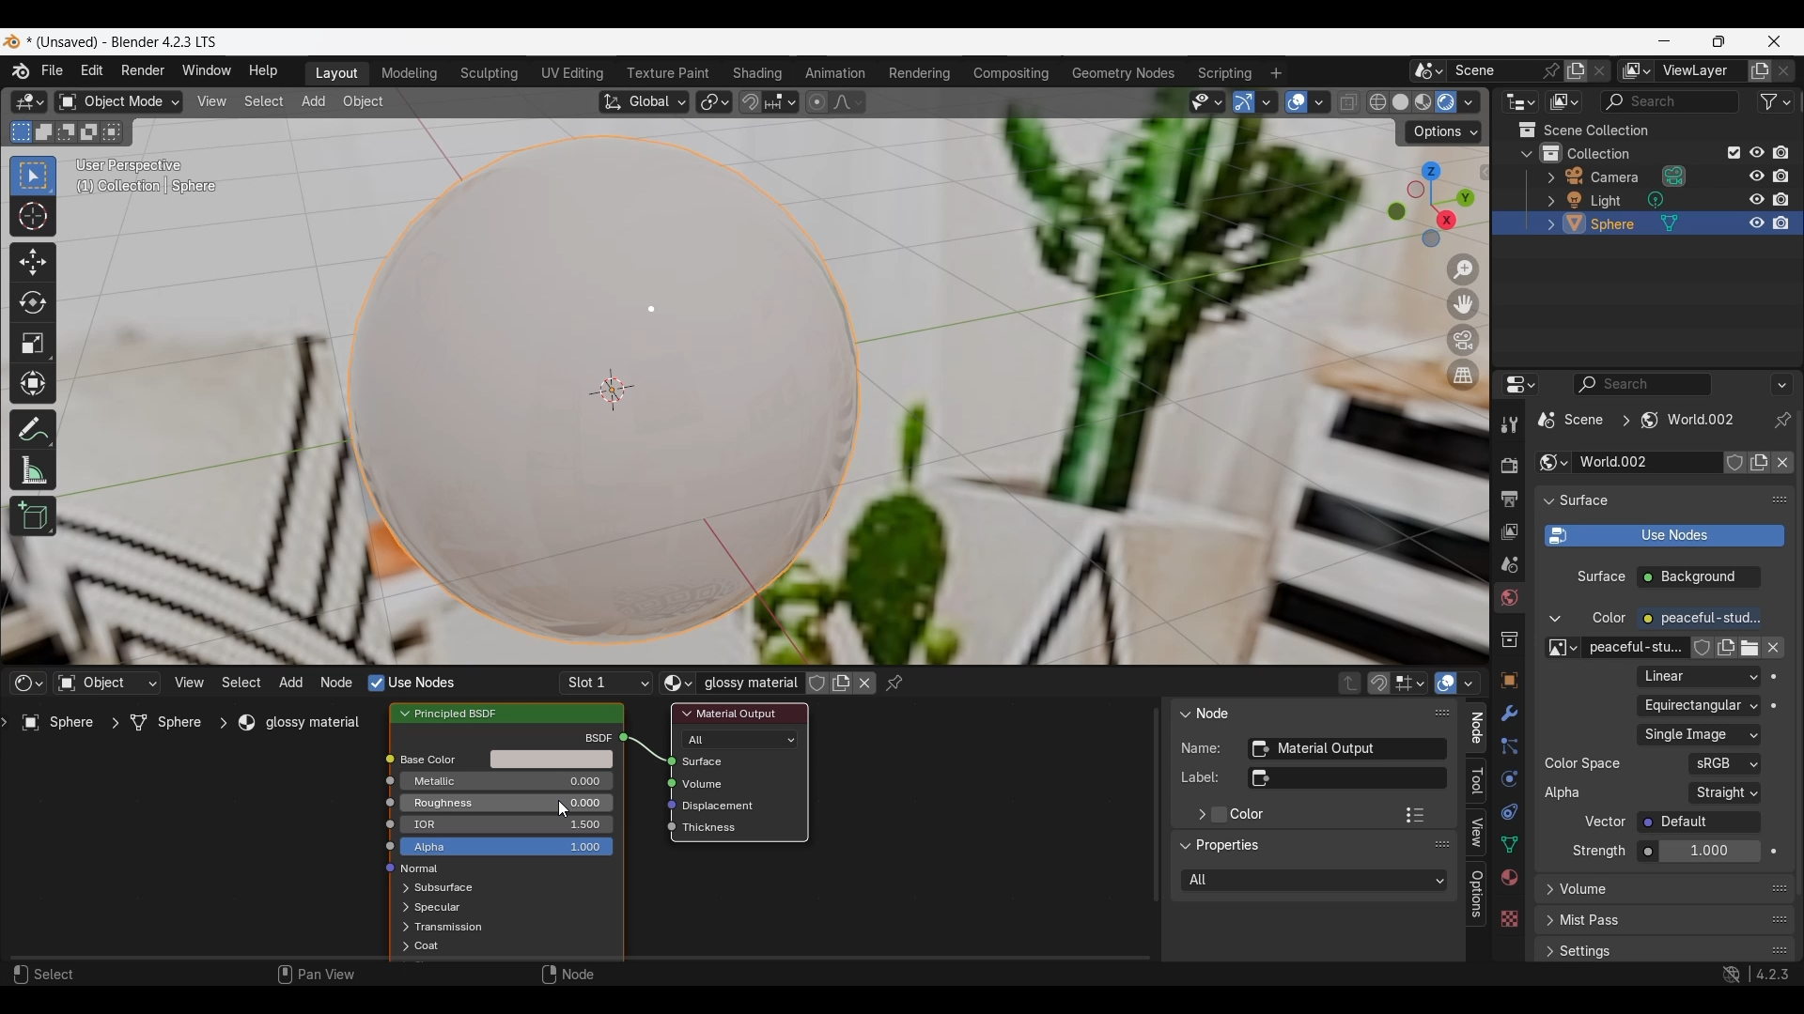  Describe the element at coordinates (1615, 152) in the screenshot. I see `collection` at that location.